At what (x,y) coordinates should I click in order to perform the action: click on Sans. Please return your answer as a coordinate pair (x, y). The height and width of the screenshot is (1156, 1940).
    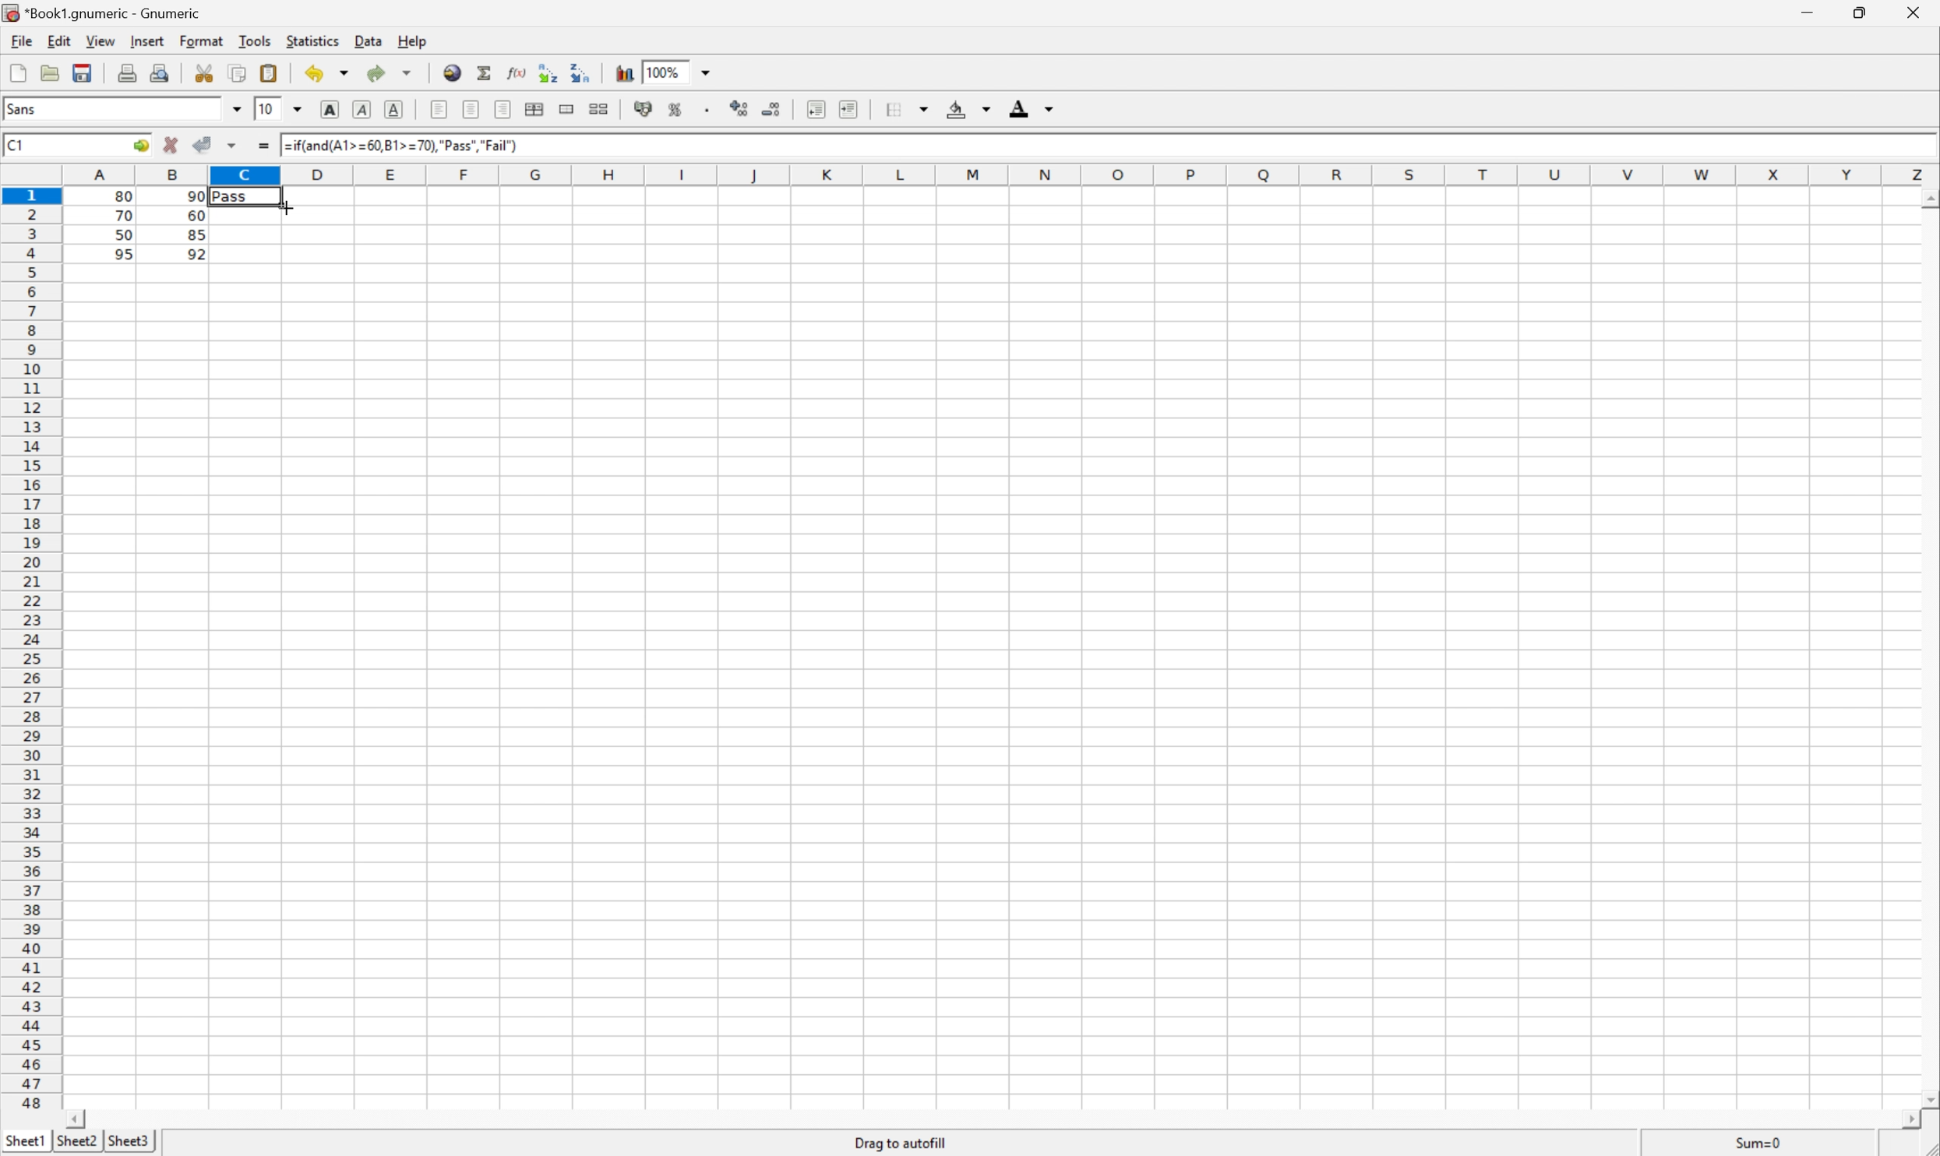
    Looking at the image, I should click on (23, 107).